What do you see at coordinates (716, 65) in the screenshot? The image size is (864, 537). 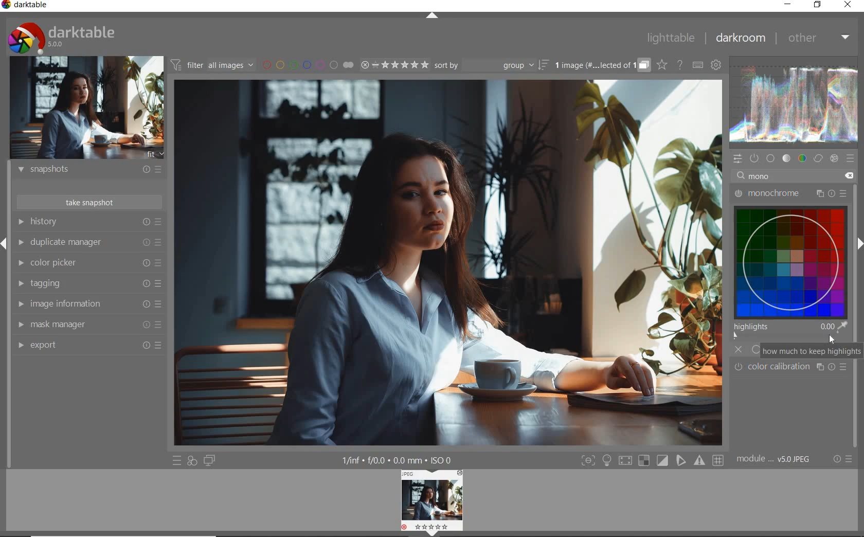 I see `show global preferences` at bounding box center [716, 65].